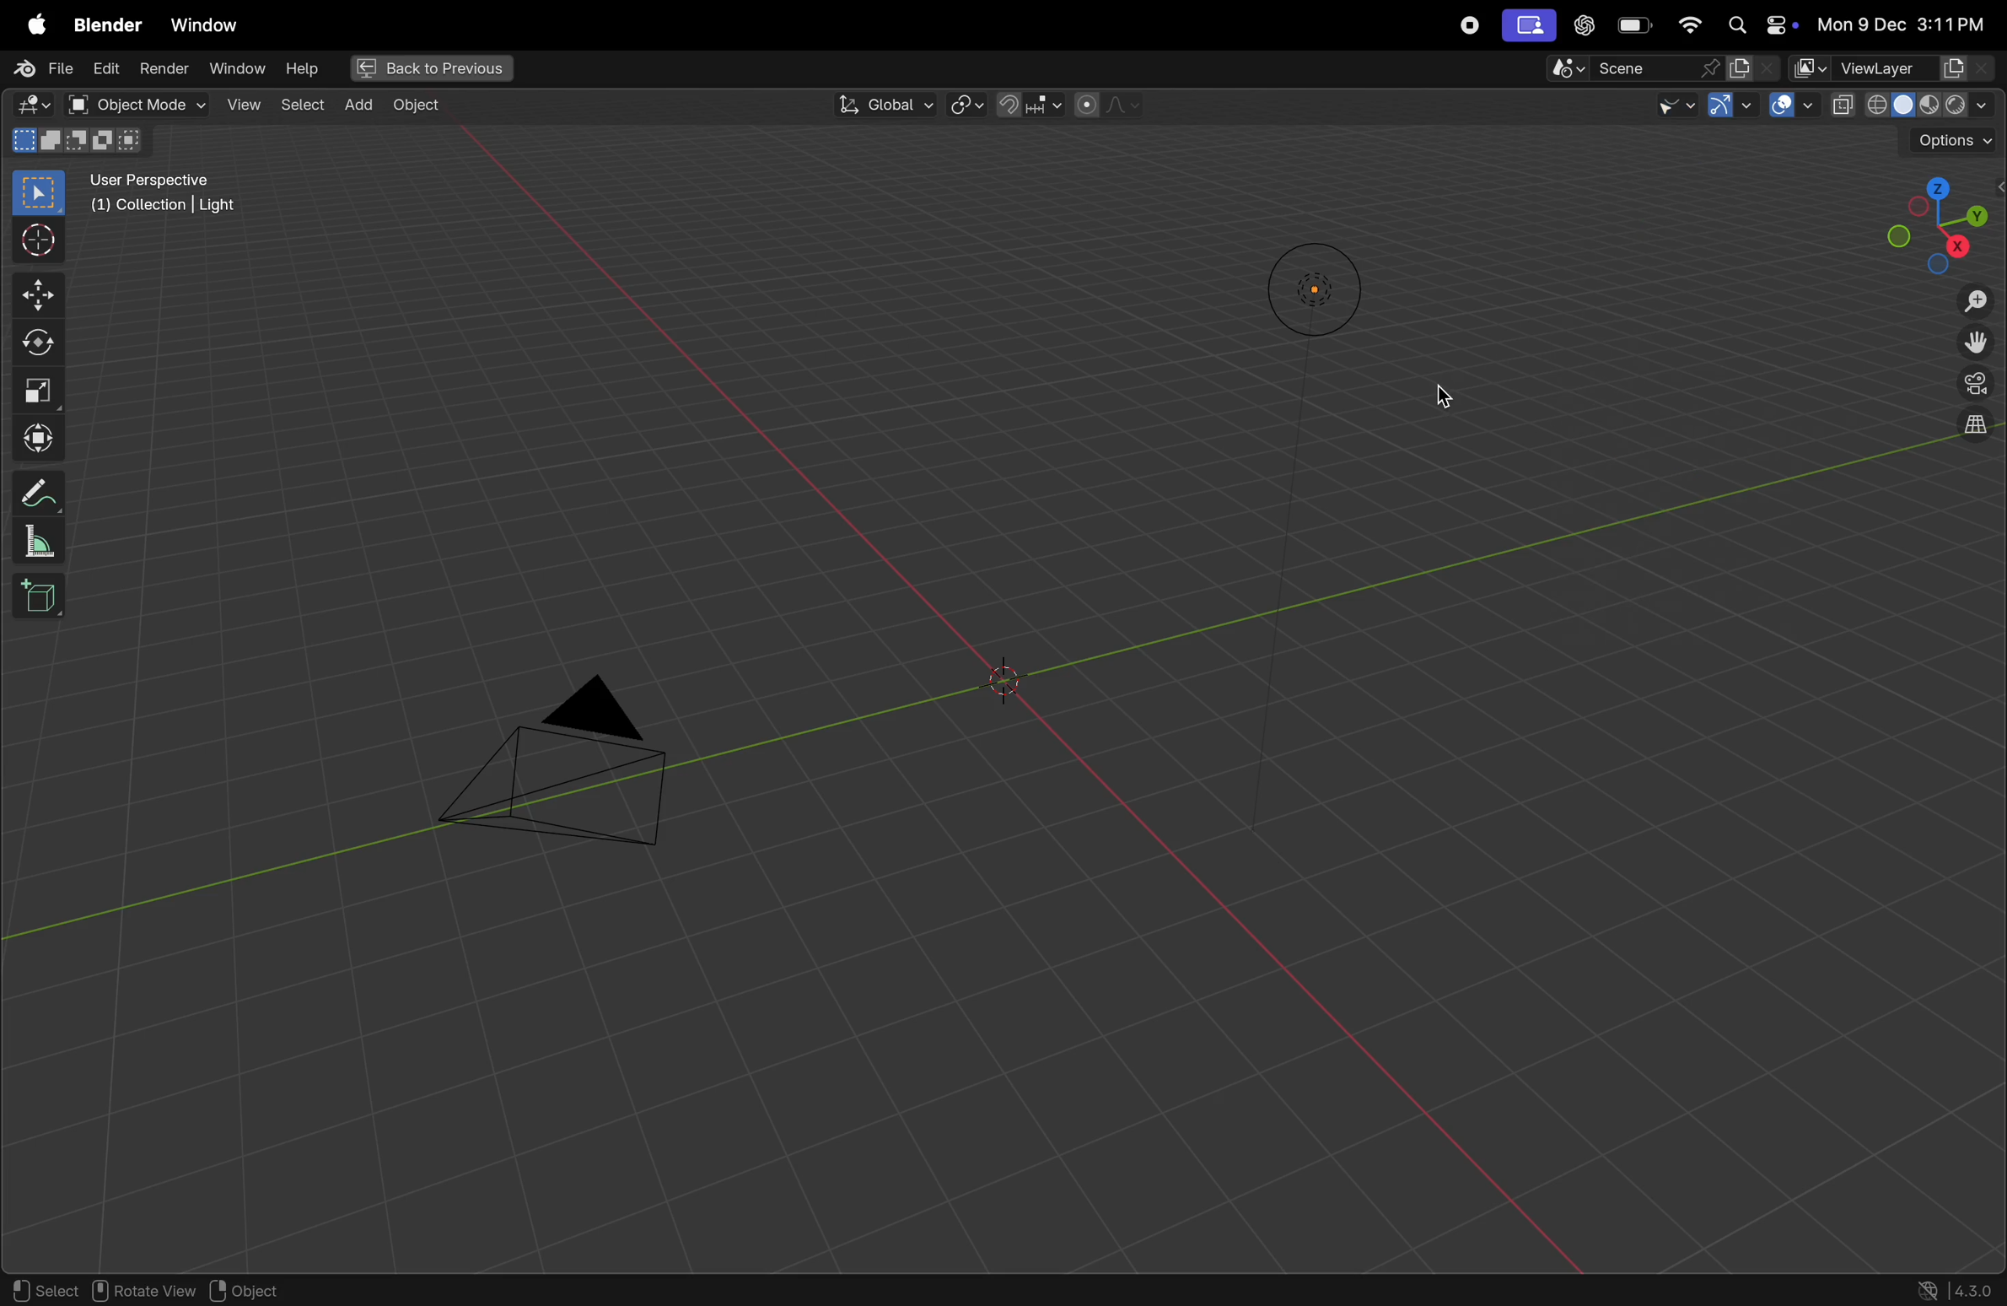 The width and height of the screenshot is (2007, 1306). Describe the element at coordinates (1976, 344) in the screenshot. I see `move the view` at that location.